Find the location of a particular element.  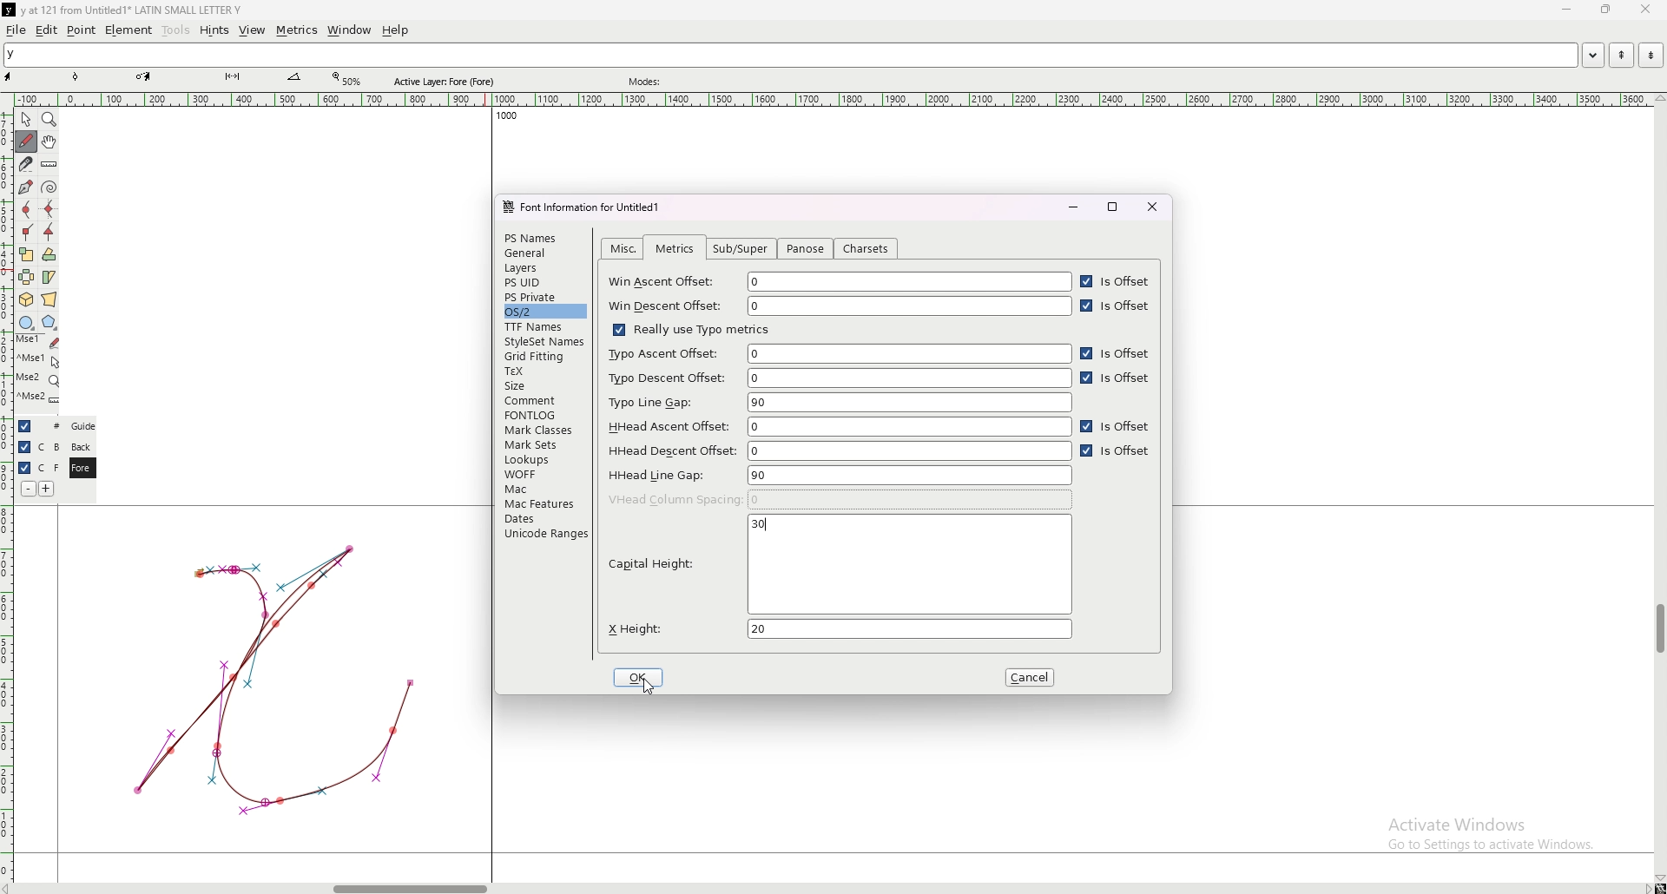

cancel is located at coordinates (1032, 678).